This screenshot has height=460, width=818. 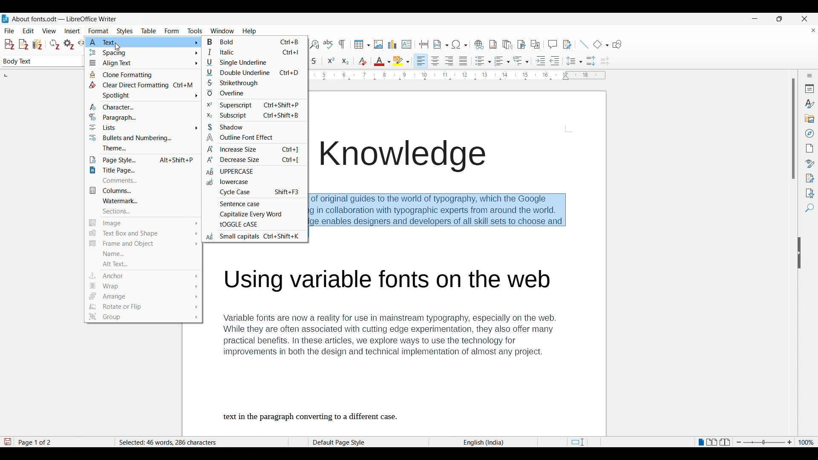 I want to click on Anchor, so click(x=145, y=275).